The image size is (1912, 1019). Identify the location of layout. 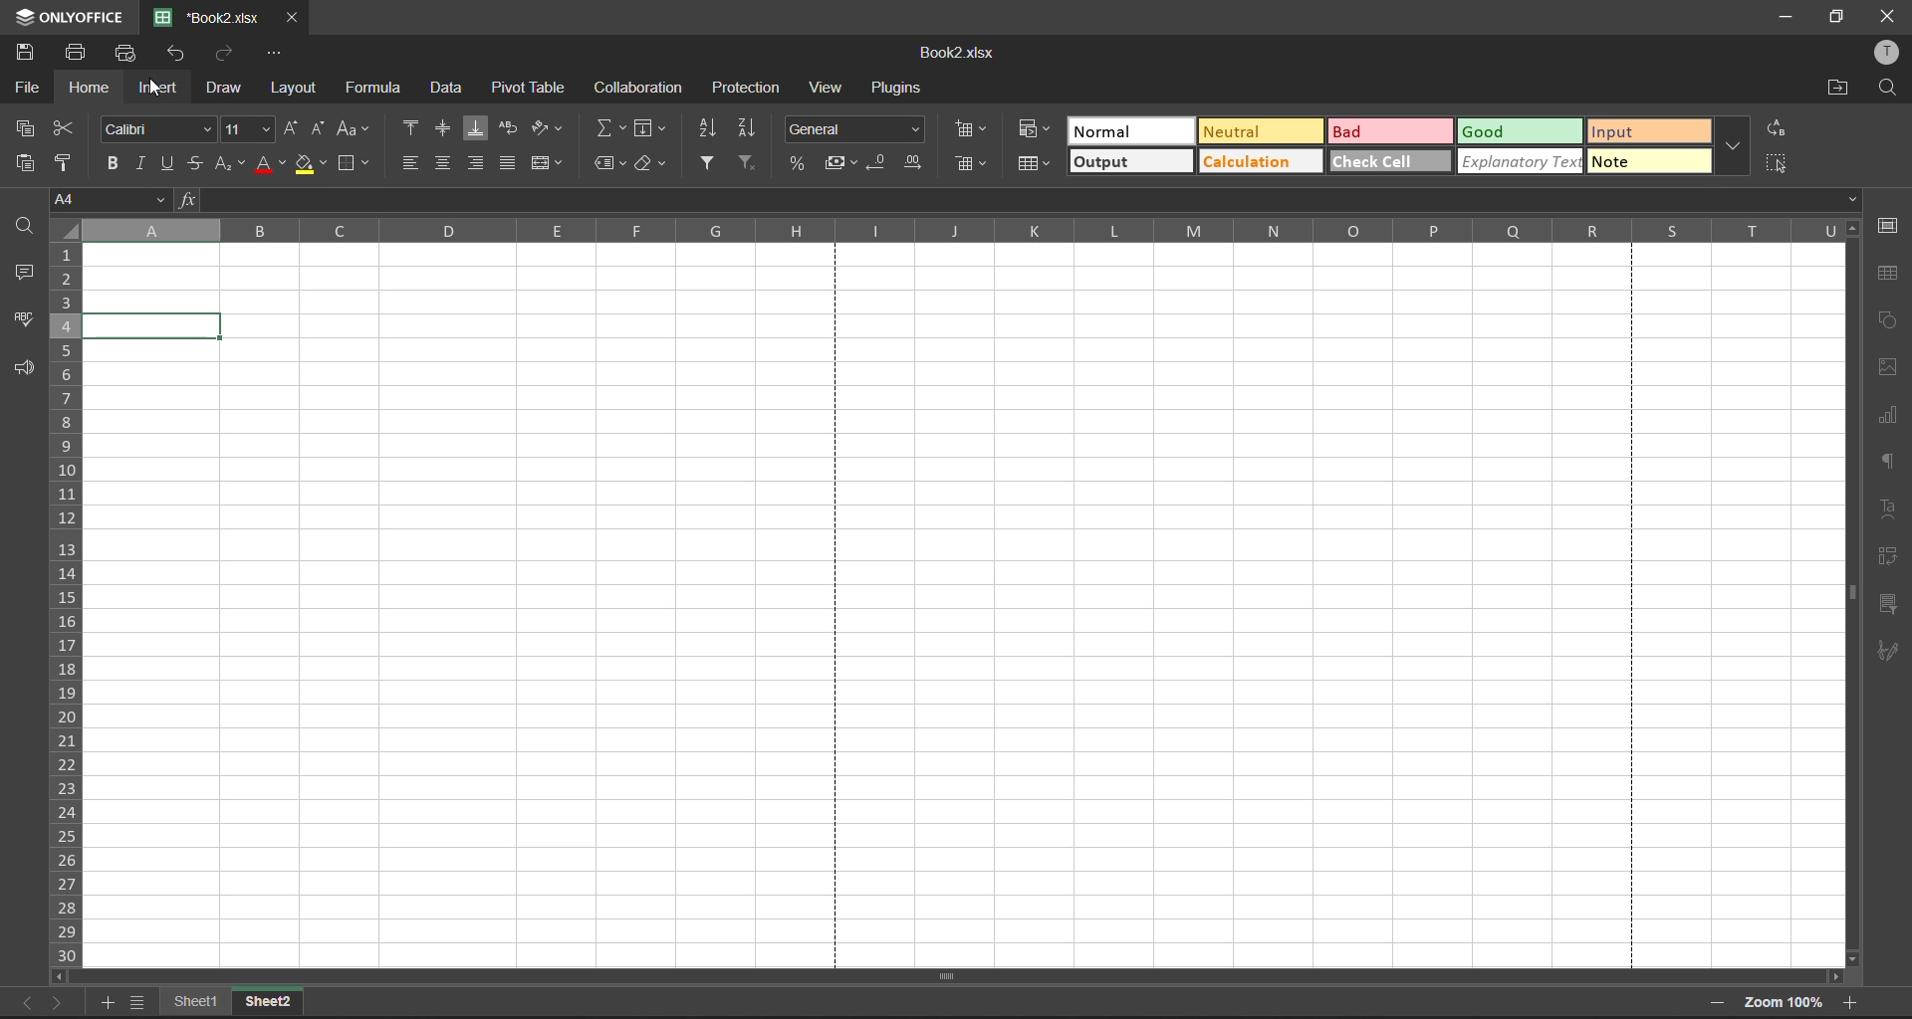
(296, 91).